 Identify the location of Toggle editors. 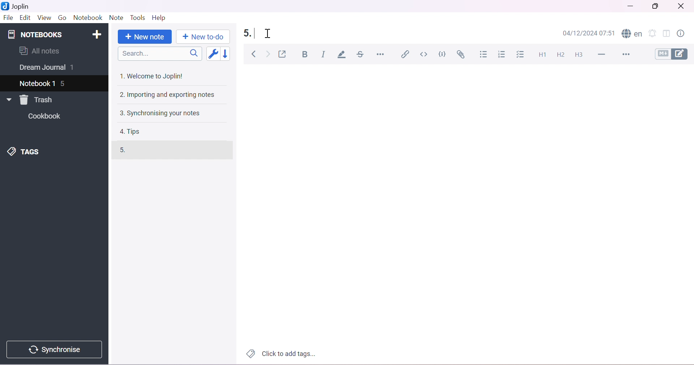
(673, 54).